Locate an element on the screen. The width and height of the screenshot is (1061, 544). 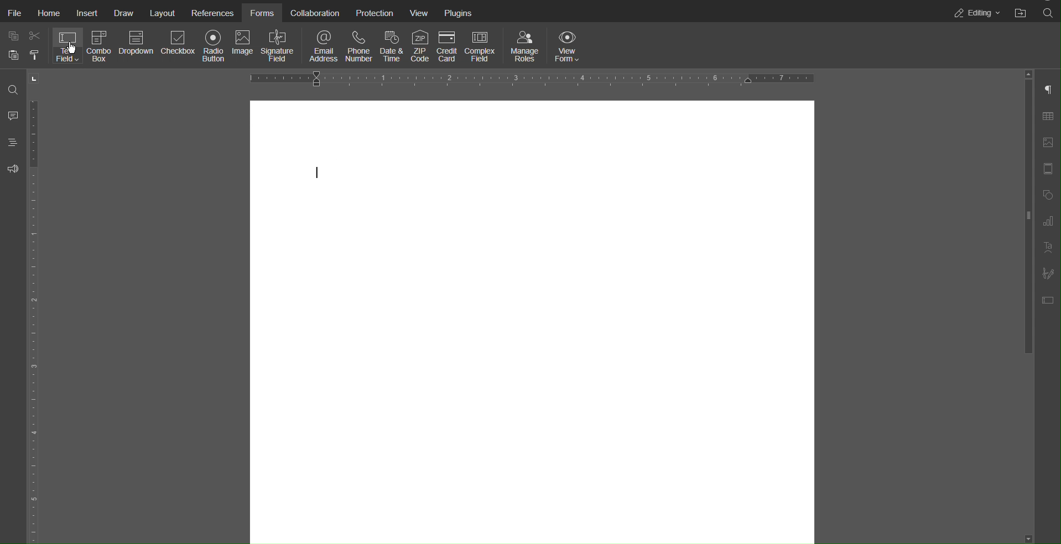
Checkbox is located at coordinates (179, 47).